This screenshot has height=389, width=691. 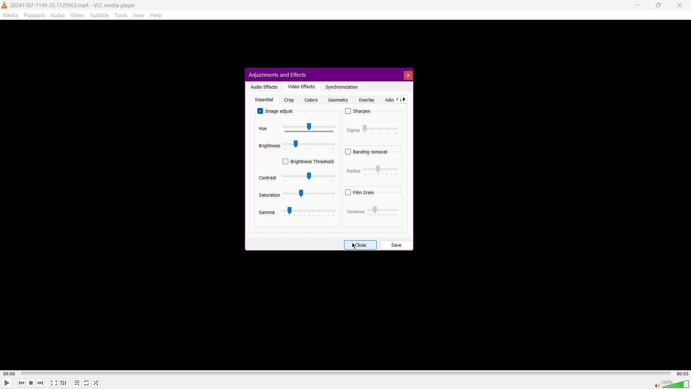 I want to click on Video Effects, so click(x=300, y=86).